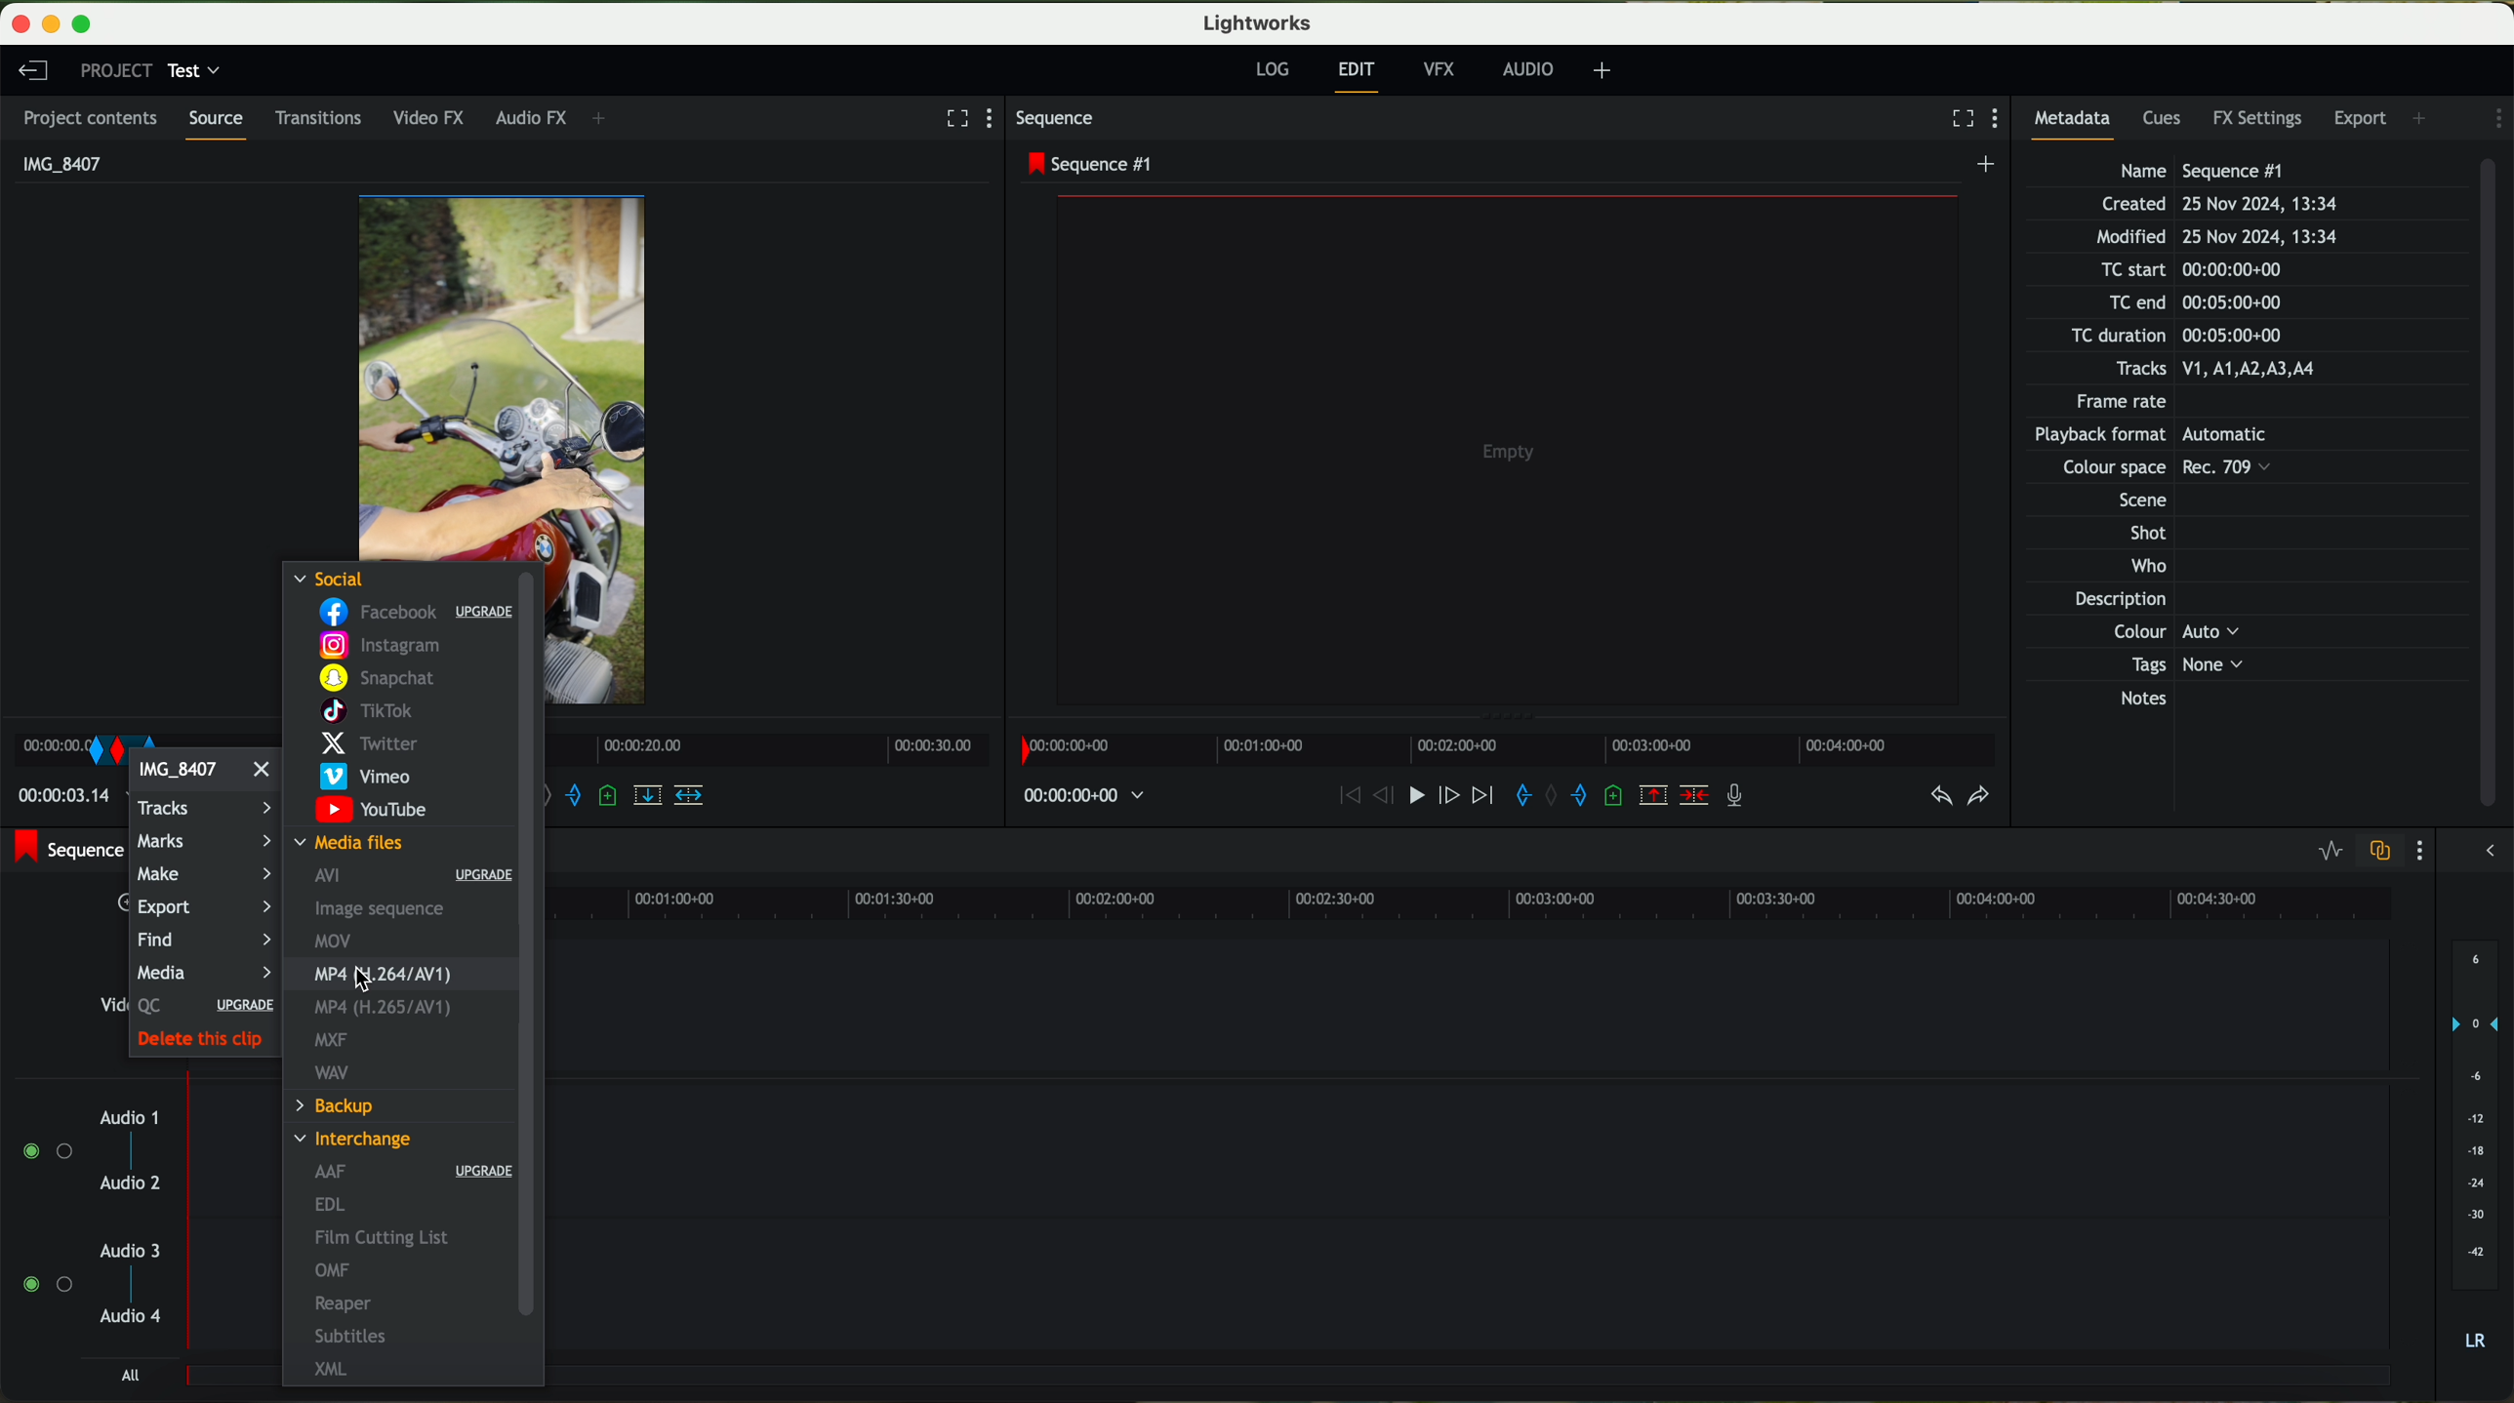  What do you see at coordinates (207, 776) in the screenshot?
I see `IMG_8407` at bounding box center [207, 776].